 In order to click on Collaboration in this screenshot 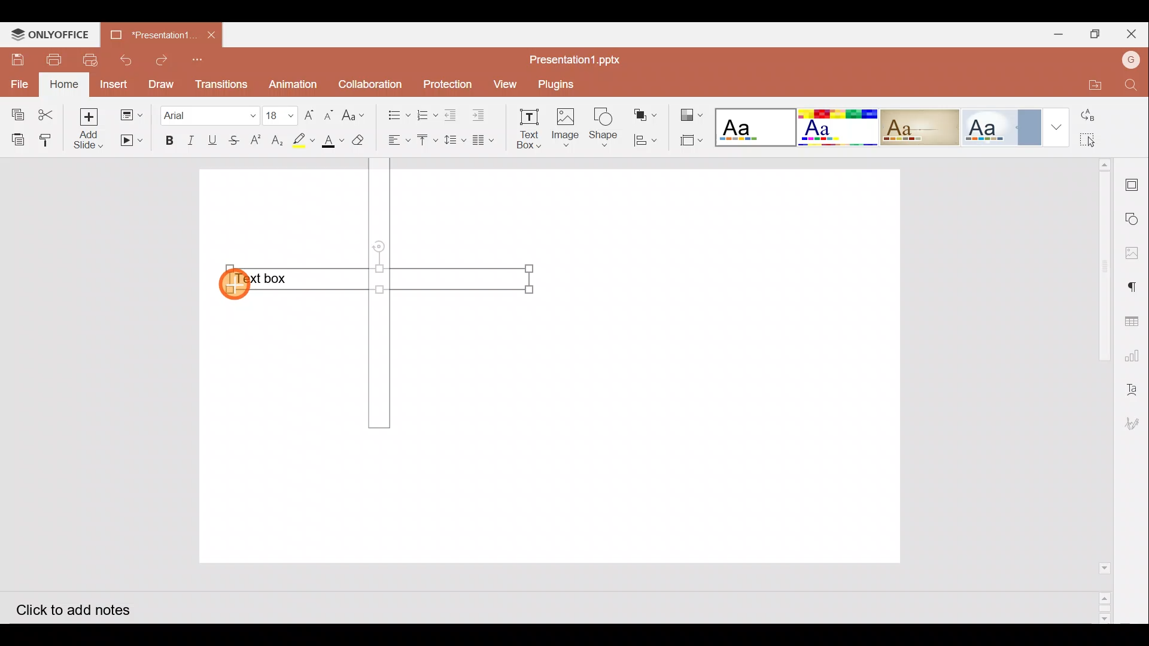, I will do `click(371, 83)`.